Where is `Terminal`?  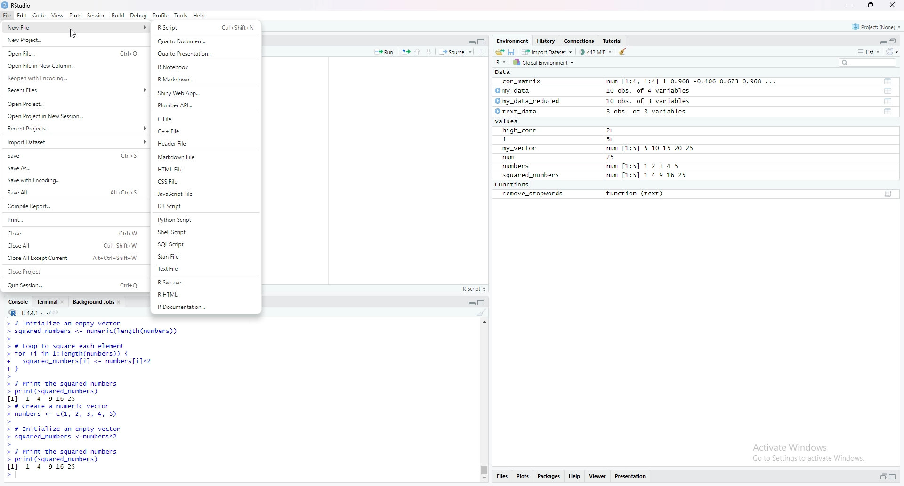 Terminal is located at coordinates (45, 303).